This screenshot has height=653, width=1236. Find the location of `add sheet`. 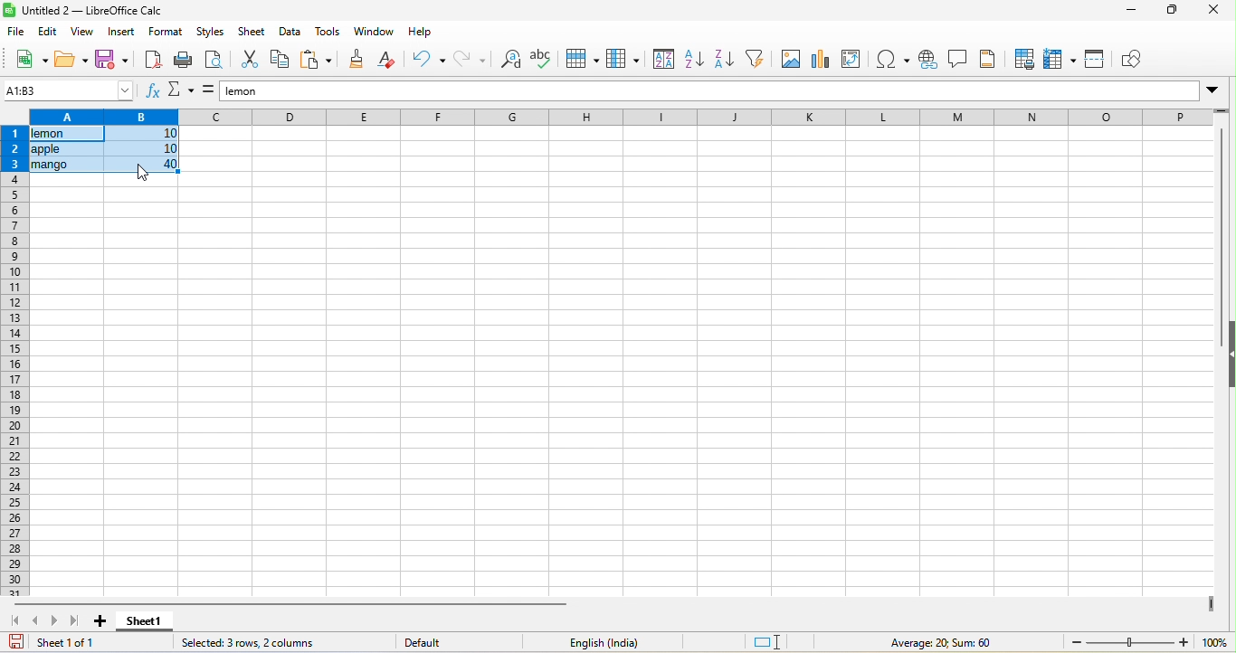

add sheet is located at coordinates (96, 623).